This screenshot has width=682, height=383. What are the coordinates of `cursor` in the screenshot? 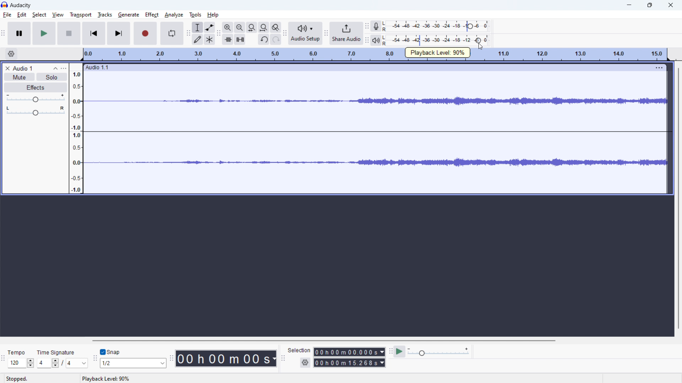 It's located at (482, 46).